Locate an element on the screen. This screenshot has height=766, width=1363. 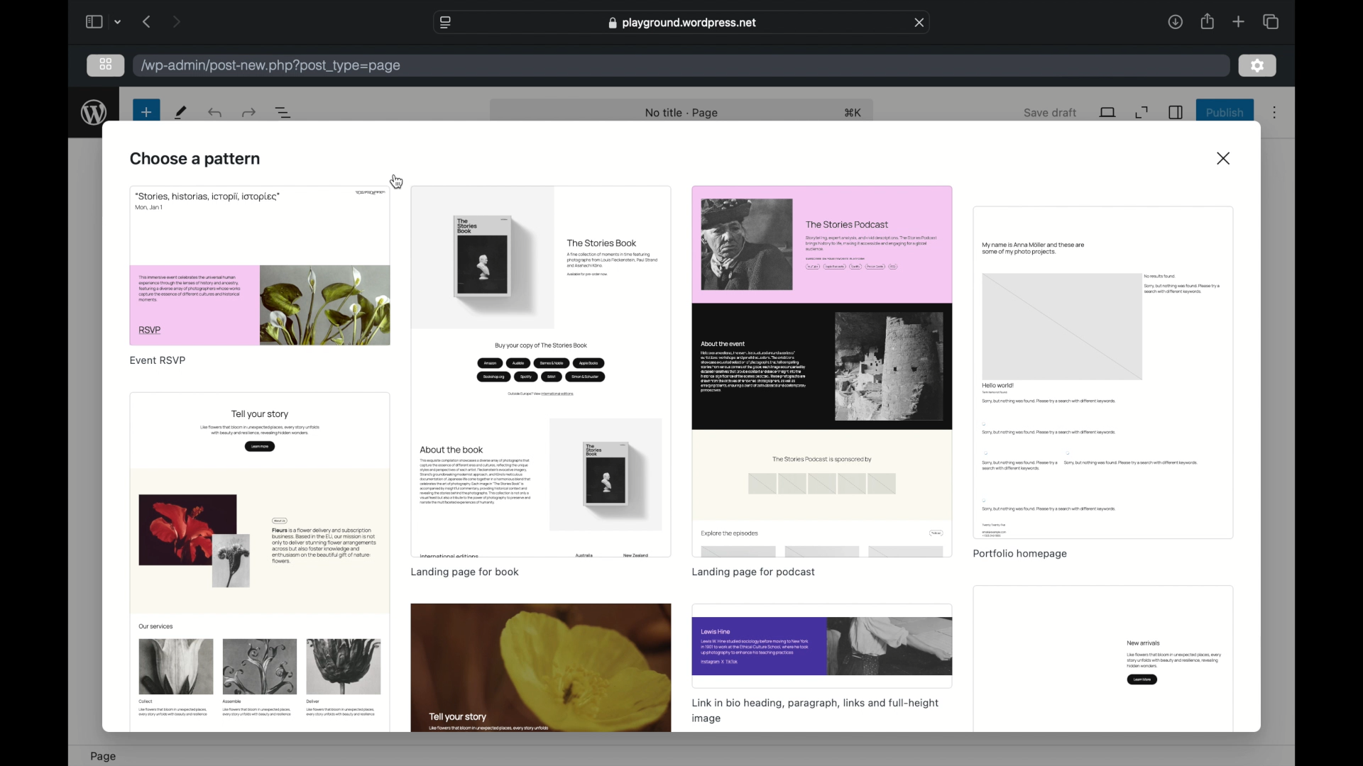
new is located at coordinates (146, 113).